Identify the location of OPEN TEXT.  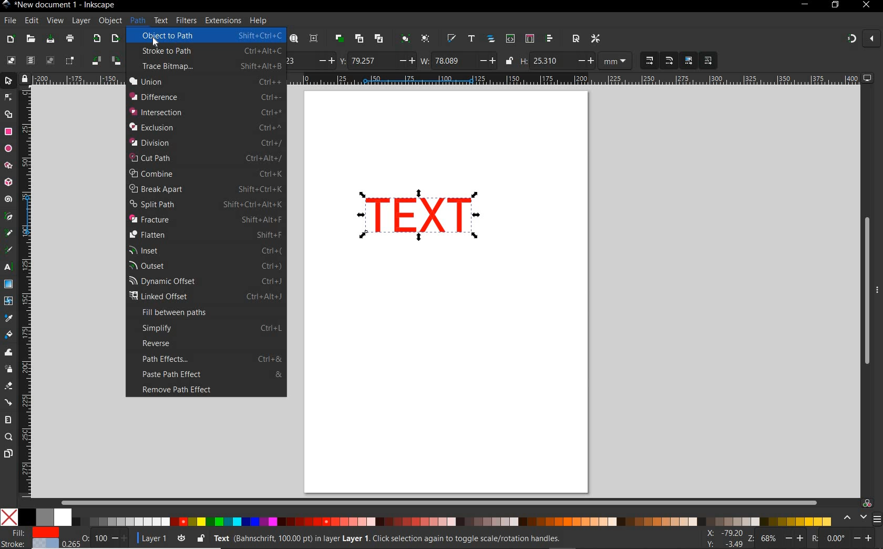
(470, 39).